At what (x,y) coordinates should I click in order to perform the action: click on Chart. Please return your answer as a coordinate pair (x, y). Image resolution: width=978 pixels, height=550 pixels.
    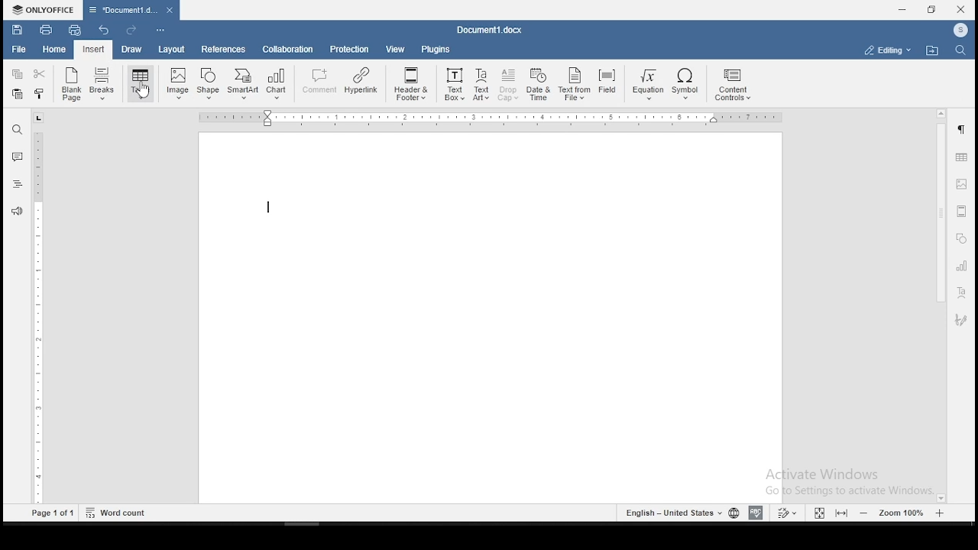
    Looking at the image, I should click on (276, 86).